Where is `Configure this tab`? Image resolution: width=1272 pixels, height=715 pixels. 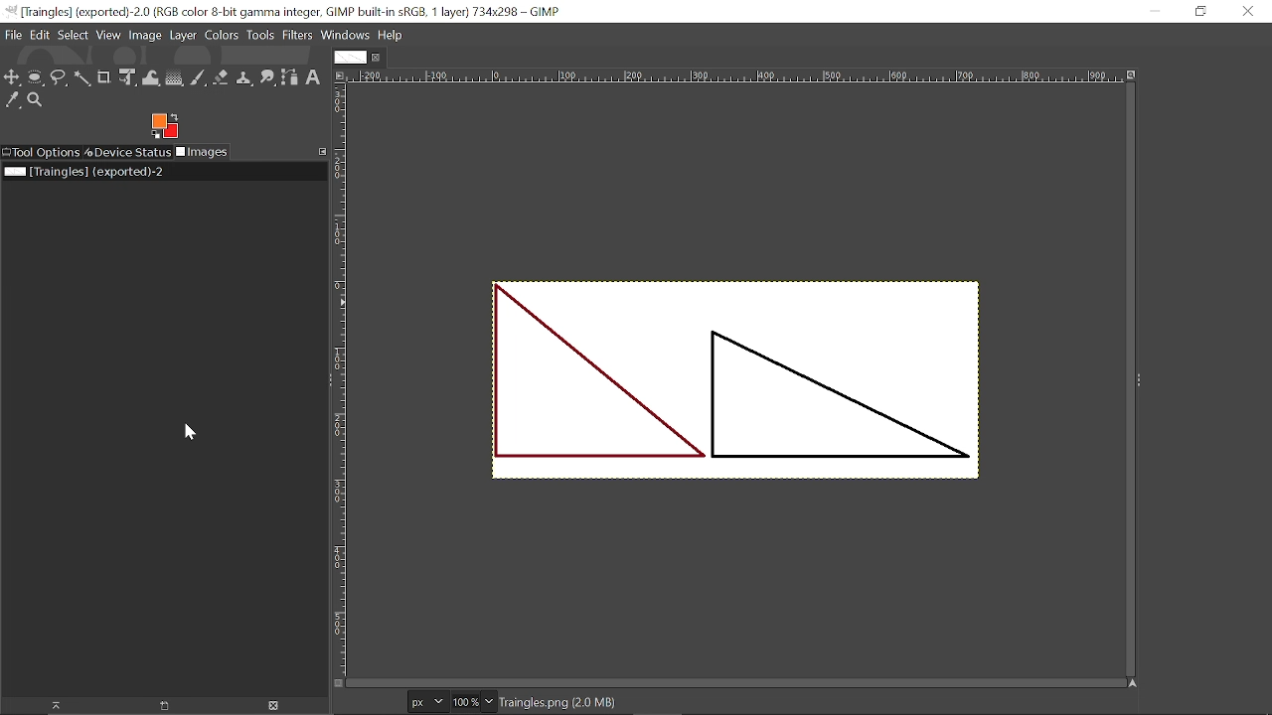 Configure this tab is located at coordinates (320, 151).